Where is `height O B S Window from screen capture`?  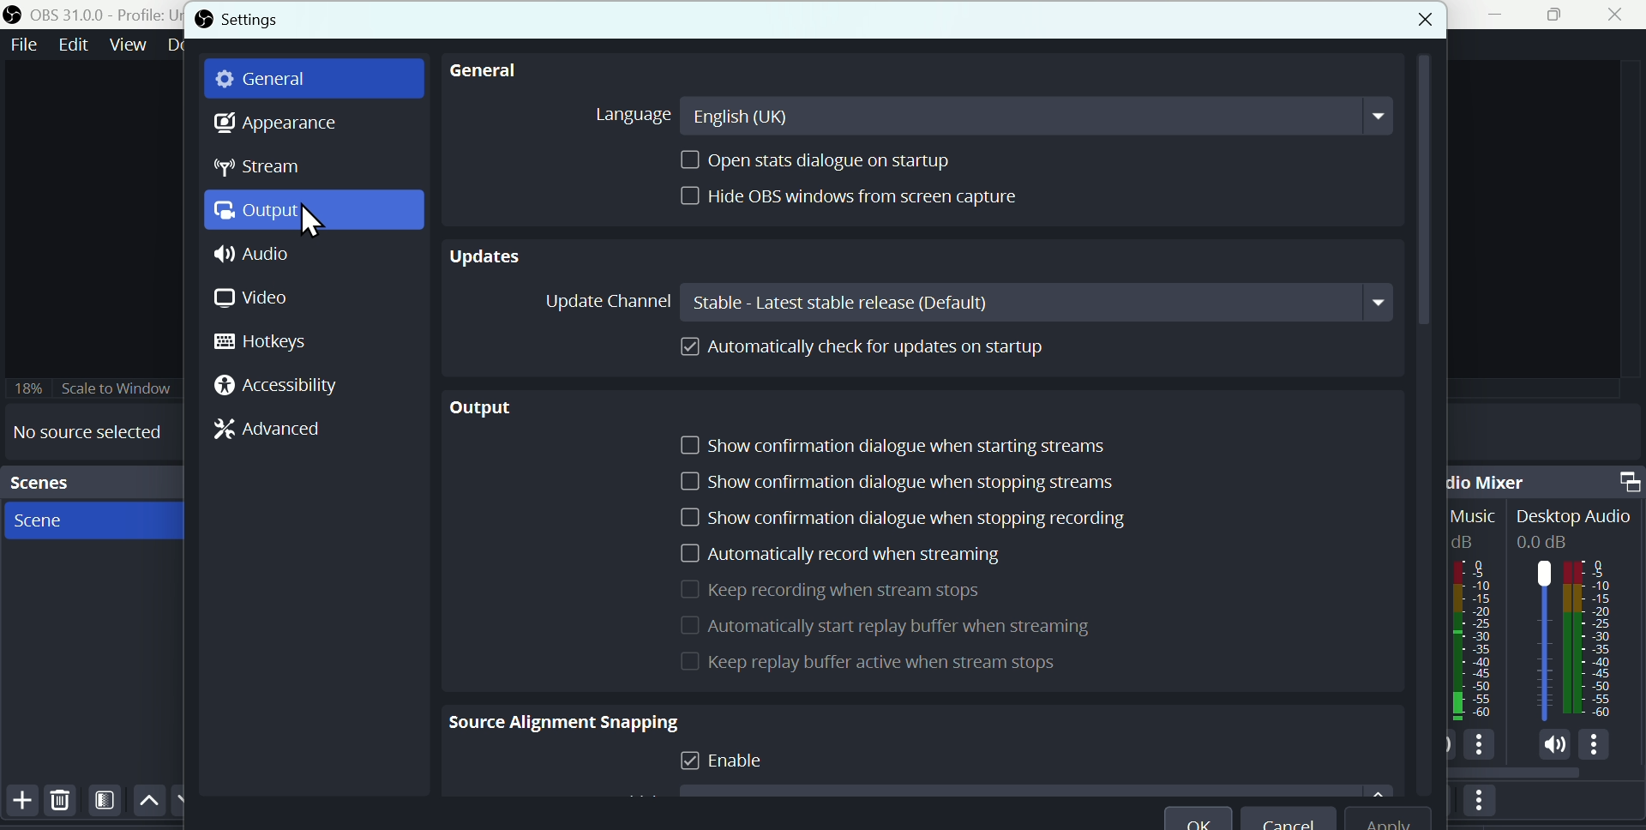 height O B S Window from screen capture is located at coordinates (863, 200).